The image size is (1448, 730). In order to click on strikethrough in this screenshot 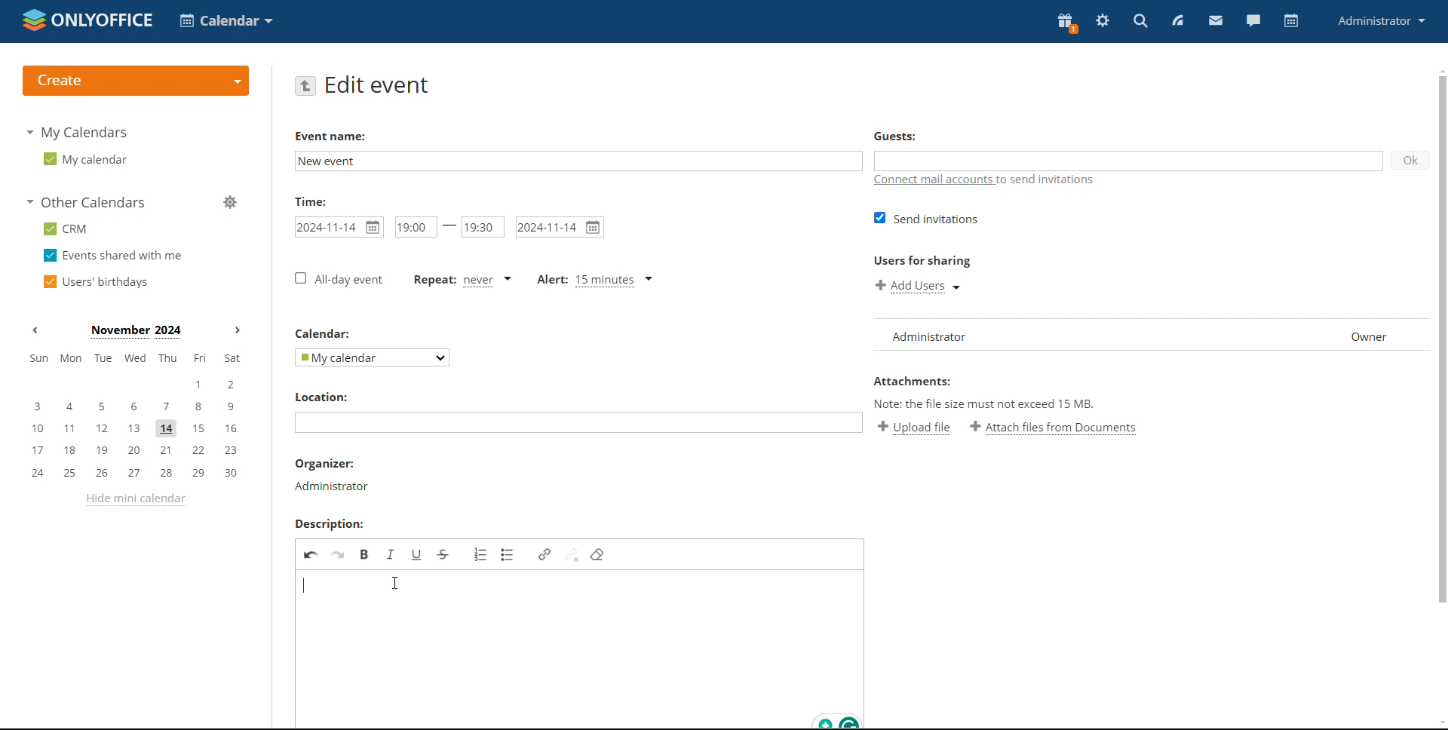, I will do `click(443, 554)`.